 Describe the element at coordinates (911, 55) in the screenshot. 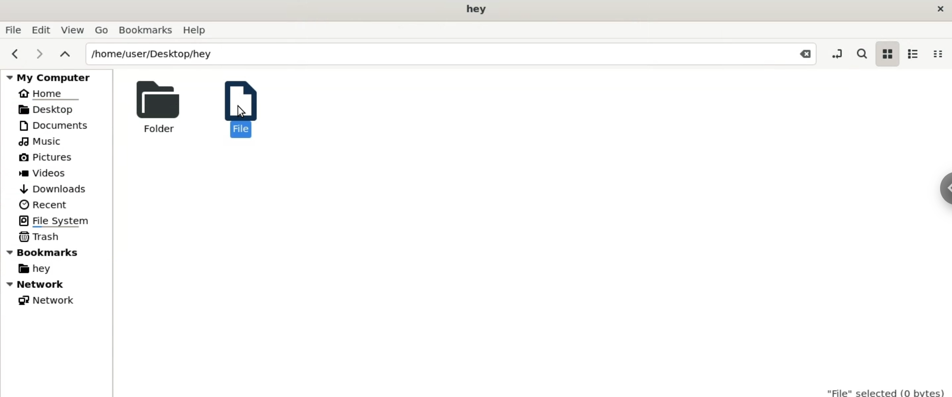

I see `list view` at that location.